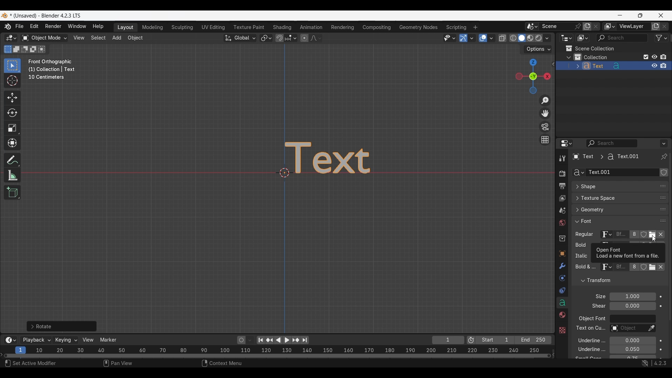  Describe the element at coordinates (513, 340) in the screenshot. I see `Final frame of the playback rendering range` at that location.